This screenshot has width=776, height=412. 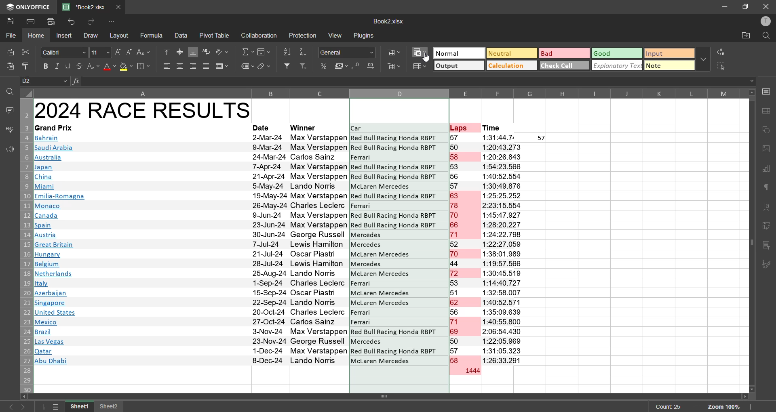 I want to click on conditional formatting, so click(x=421, y=52).